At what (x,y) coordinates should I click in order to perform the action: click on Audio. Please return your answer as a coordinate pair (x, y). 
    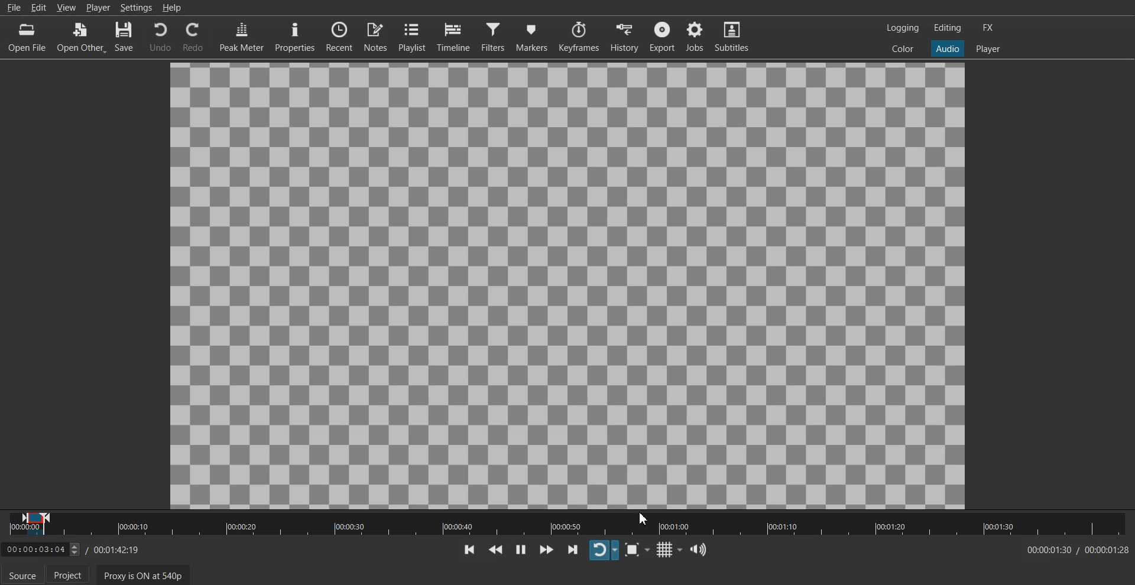
    Looking at the image, I should click on (948, 49).